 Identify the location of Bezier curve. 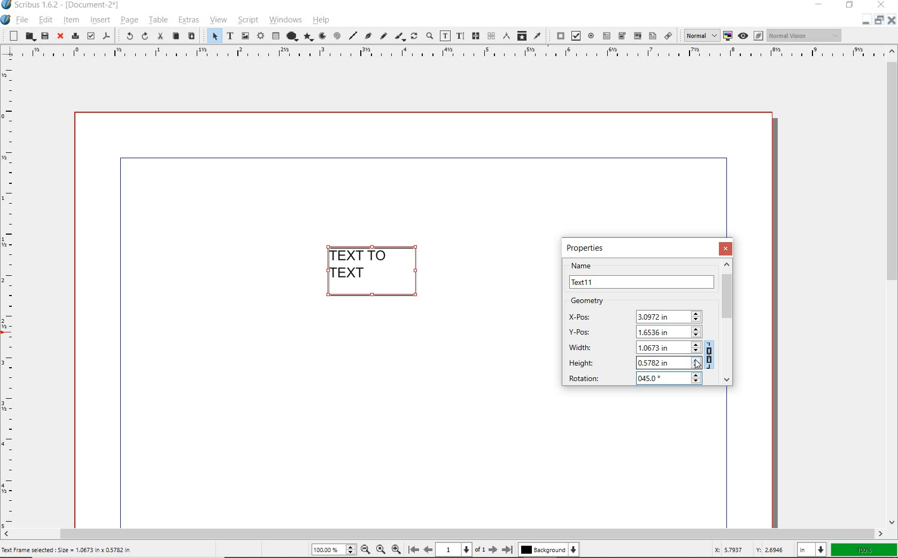
(368, 35).